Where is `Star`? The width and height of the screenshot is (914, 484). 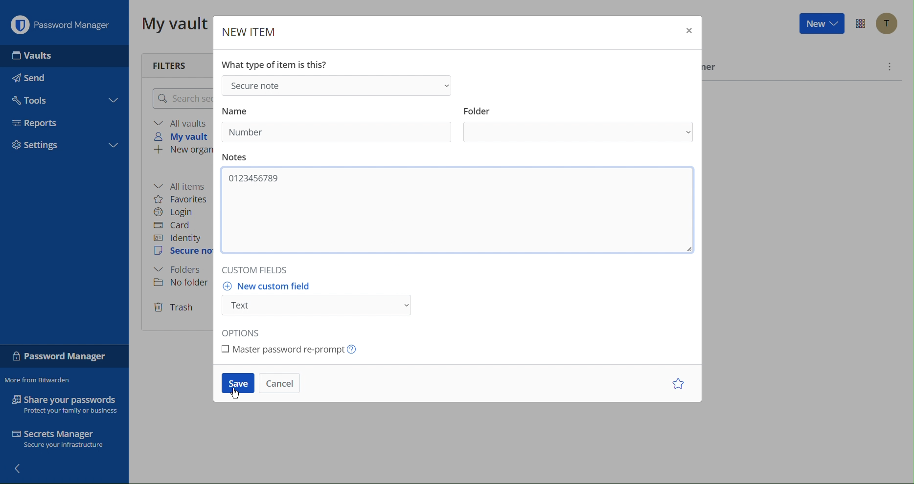 Star is located at coordinates (677, 384).